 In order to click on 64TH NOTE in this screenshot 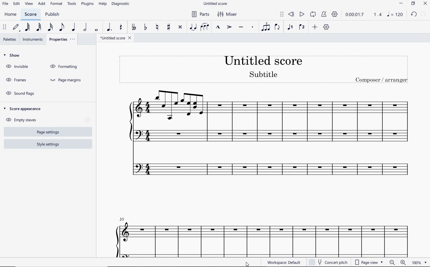, I will do `click(28, 27)`.